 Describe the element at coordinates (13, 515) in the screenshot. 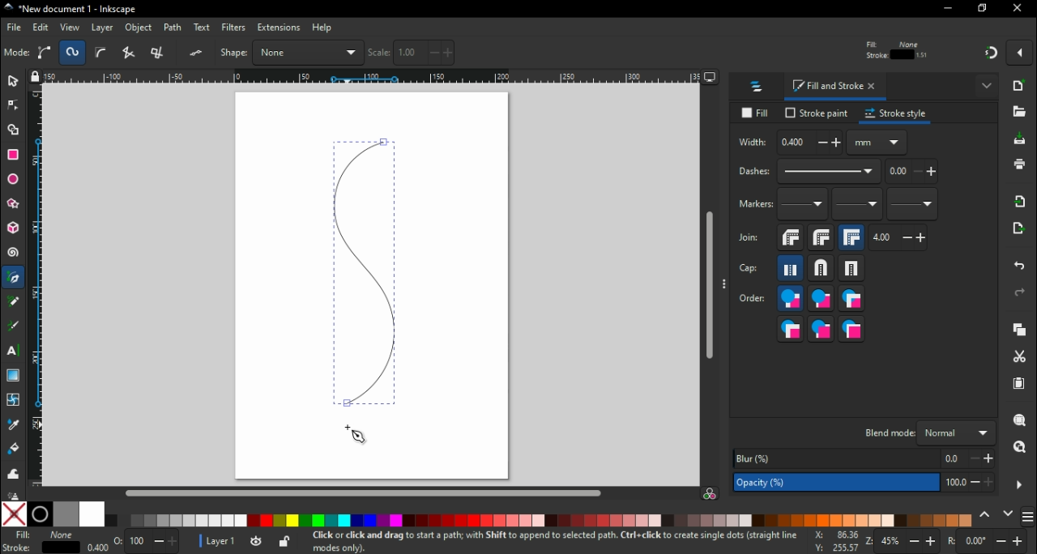

I see `none` at that location.